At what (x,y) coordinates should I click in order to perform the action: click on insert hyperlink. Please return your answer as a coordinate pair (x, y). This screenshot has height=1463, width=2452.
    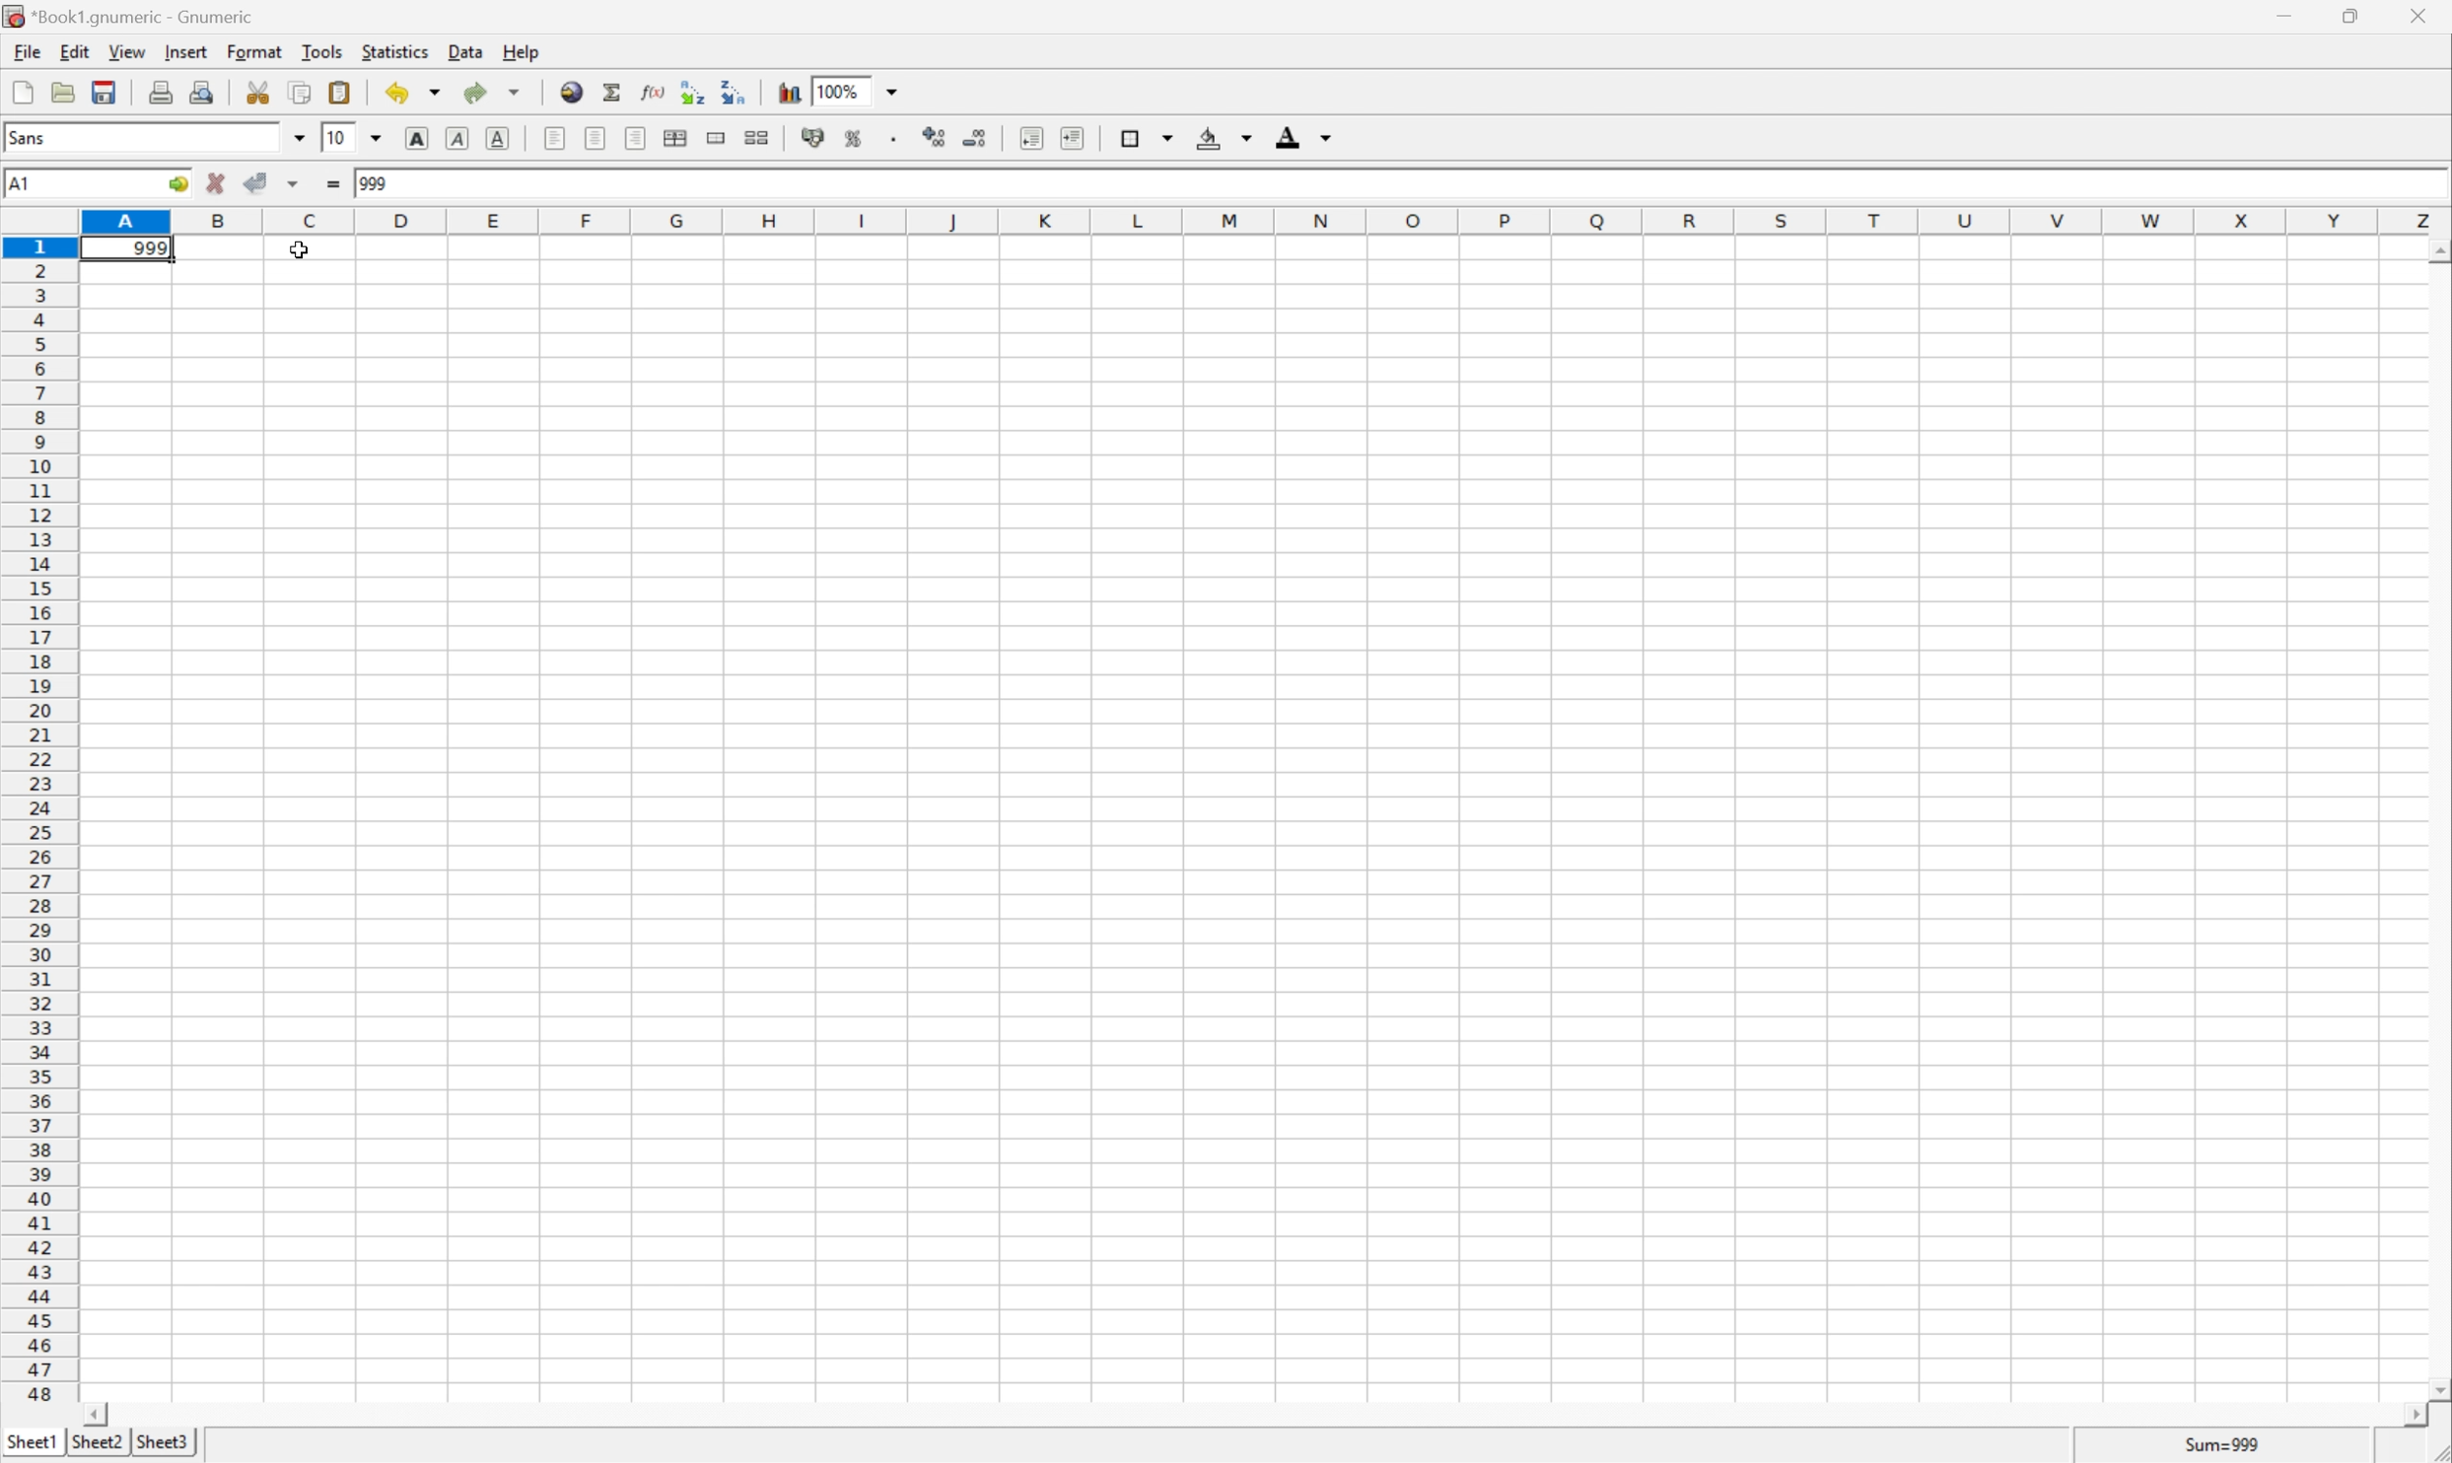
    Looking at the image, I should click on (570, 92).